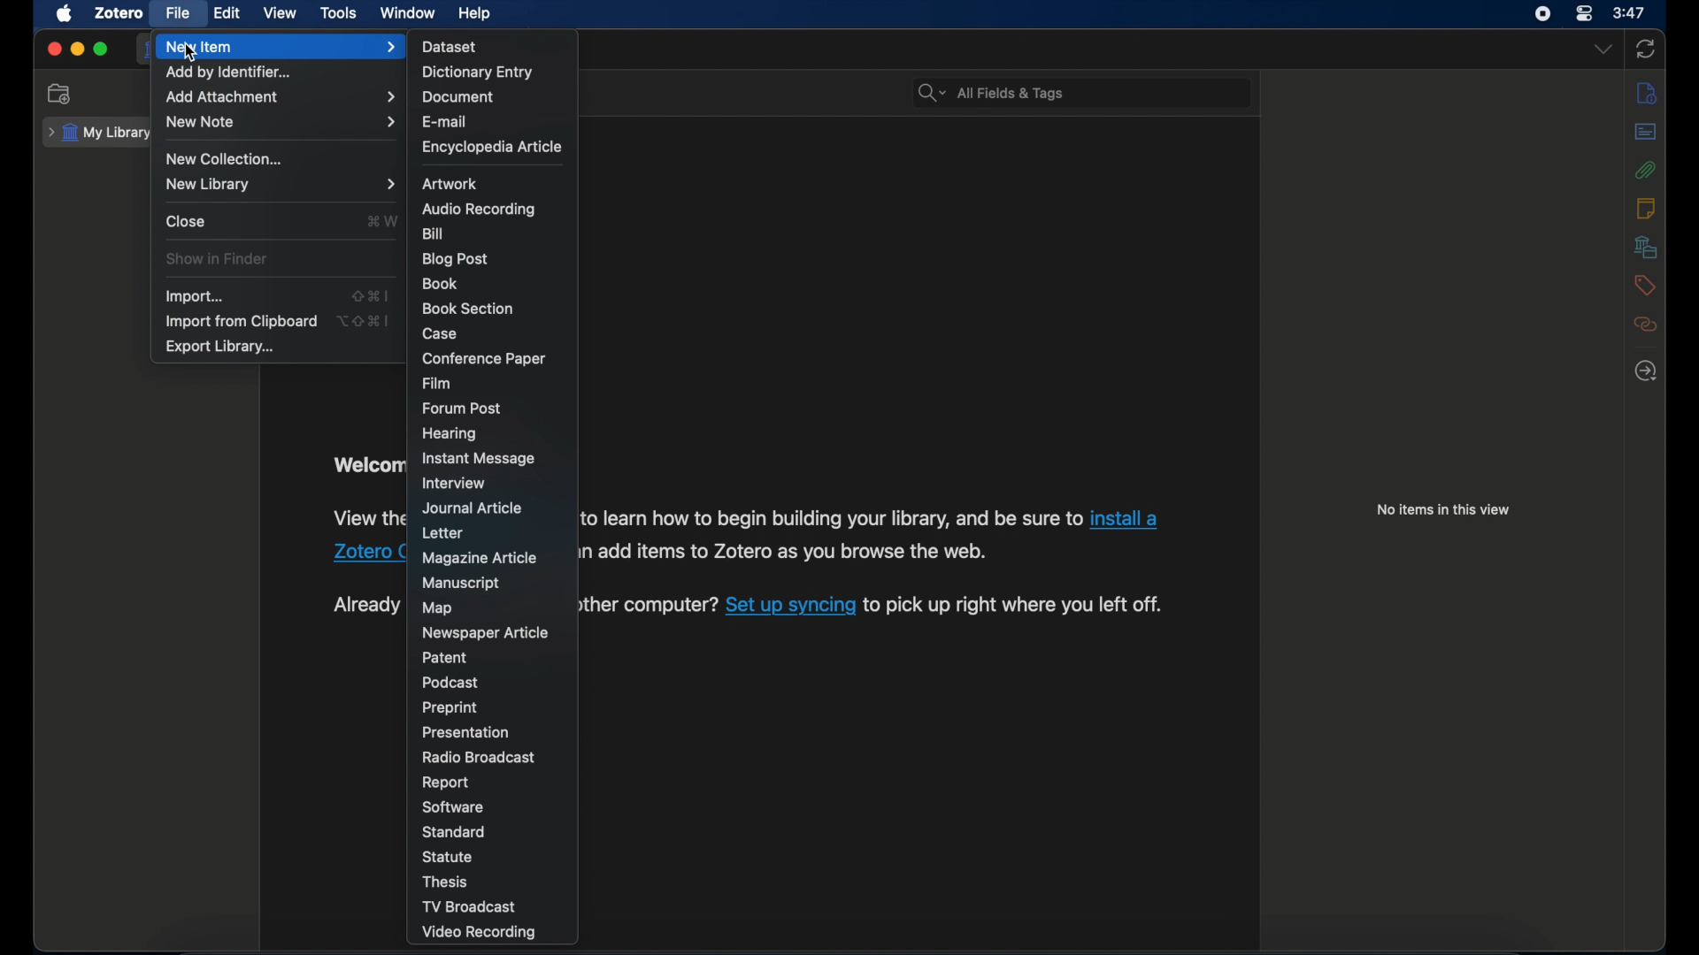 The height and width of the screenshot is (955, 1699). What do you see at coordinates (371, 295) in the screenshot?
I see `shortcut` at bounding box center [371, 295].